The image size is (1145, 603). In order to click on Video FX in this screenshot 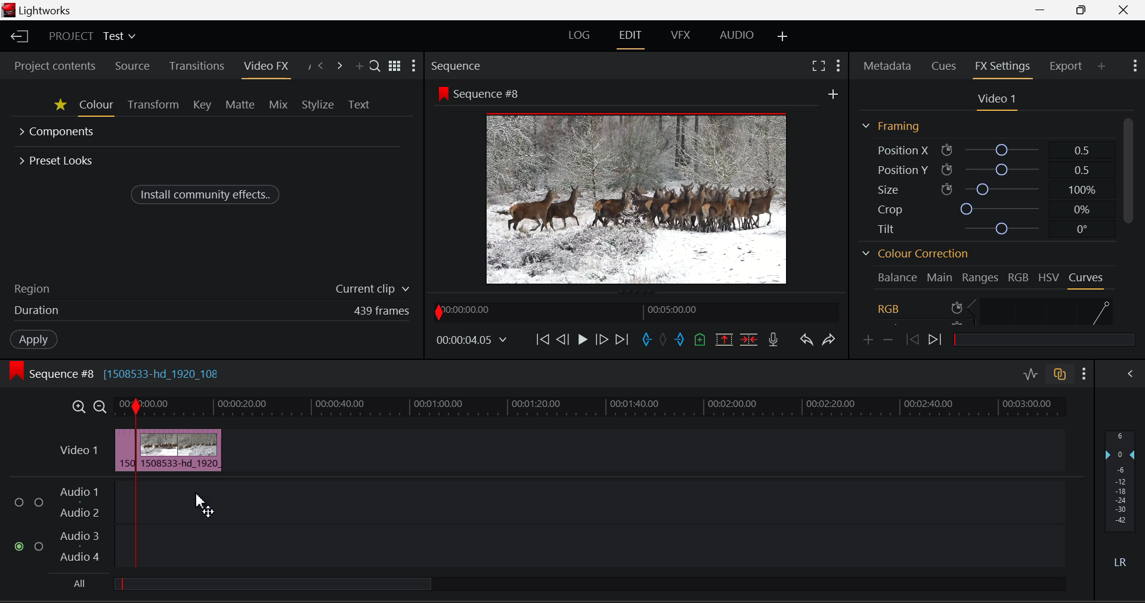, I will do `click(264, 66)`.